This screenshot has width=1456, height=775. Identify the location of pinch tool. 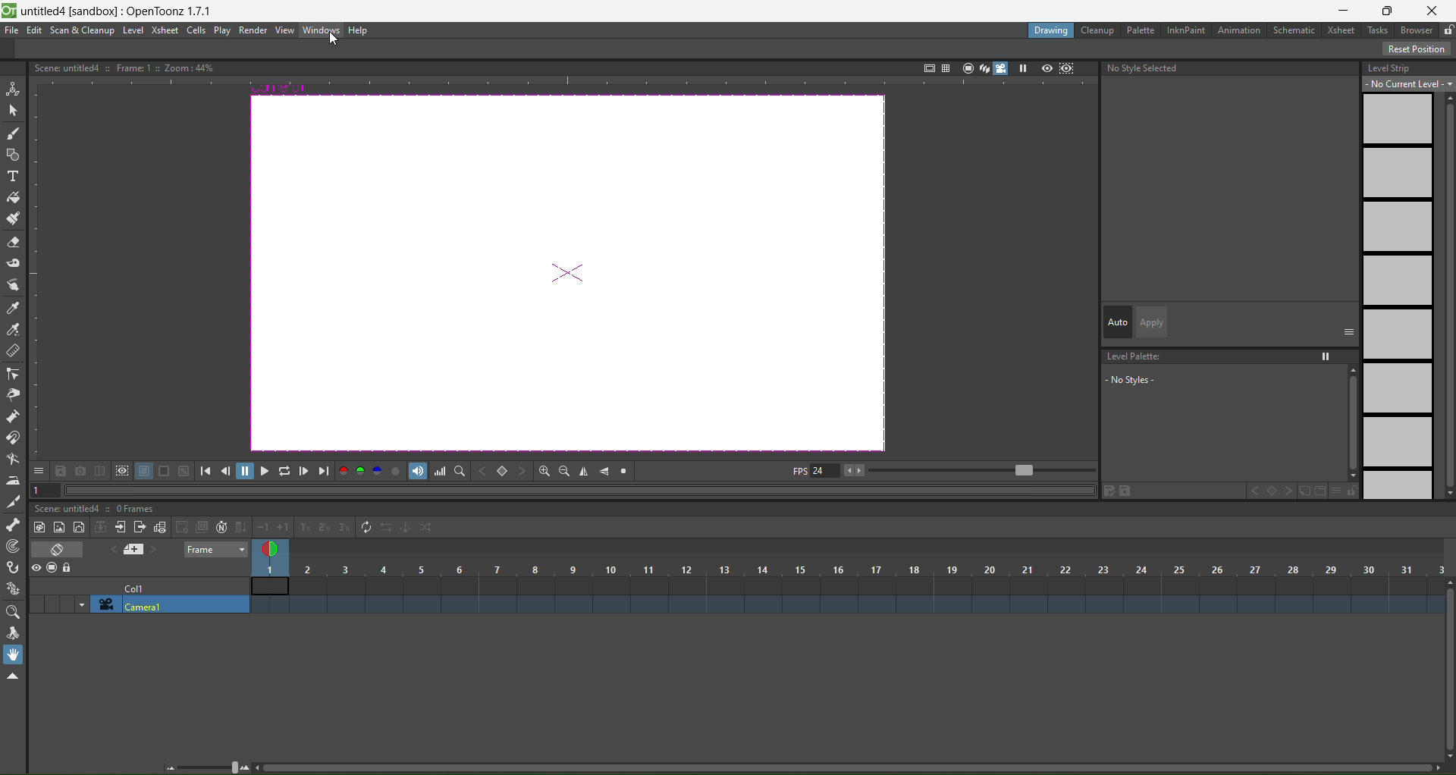
(12, 394).